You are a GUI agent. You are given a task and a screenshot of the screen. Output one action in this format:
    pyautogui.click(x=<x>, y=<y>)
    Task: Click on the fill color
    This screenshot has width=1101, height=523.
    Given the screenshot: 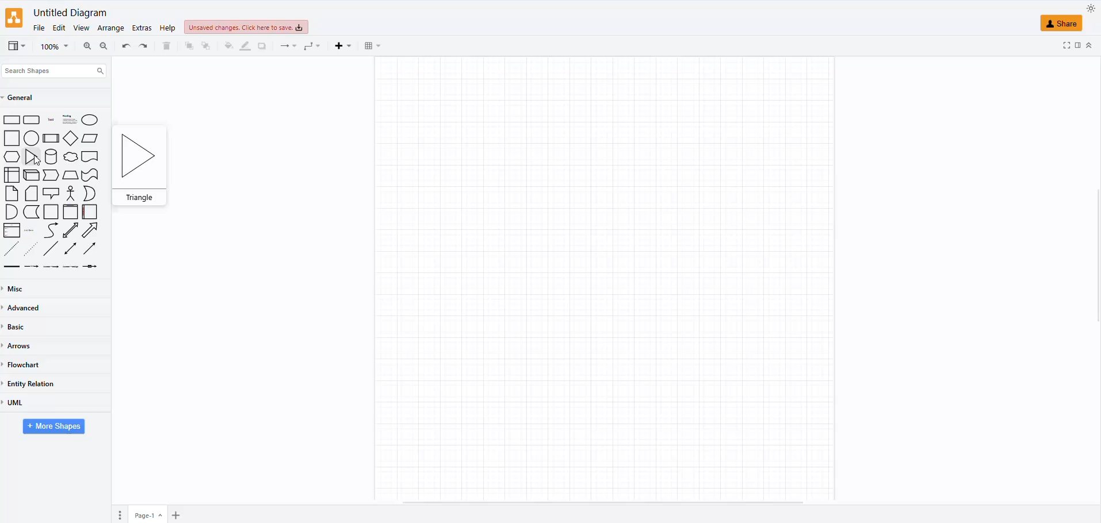 What is the action you would take?
    pyautogui.click(x=227, y=44)
    